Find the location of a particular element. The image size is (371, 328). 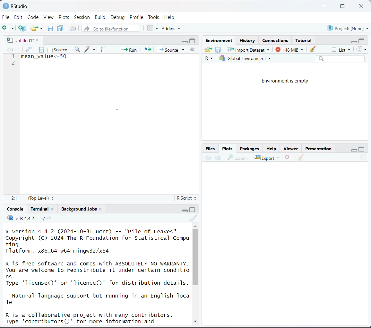

create a project is located at coordinates (22, 28).